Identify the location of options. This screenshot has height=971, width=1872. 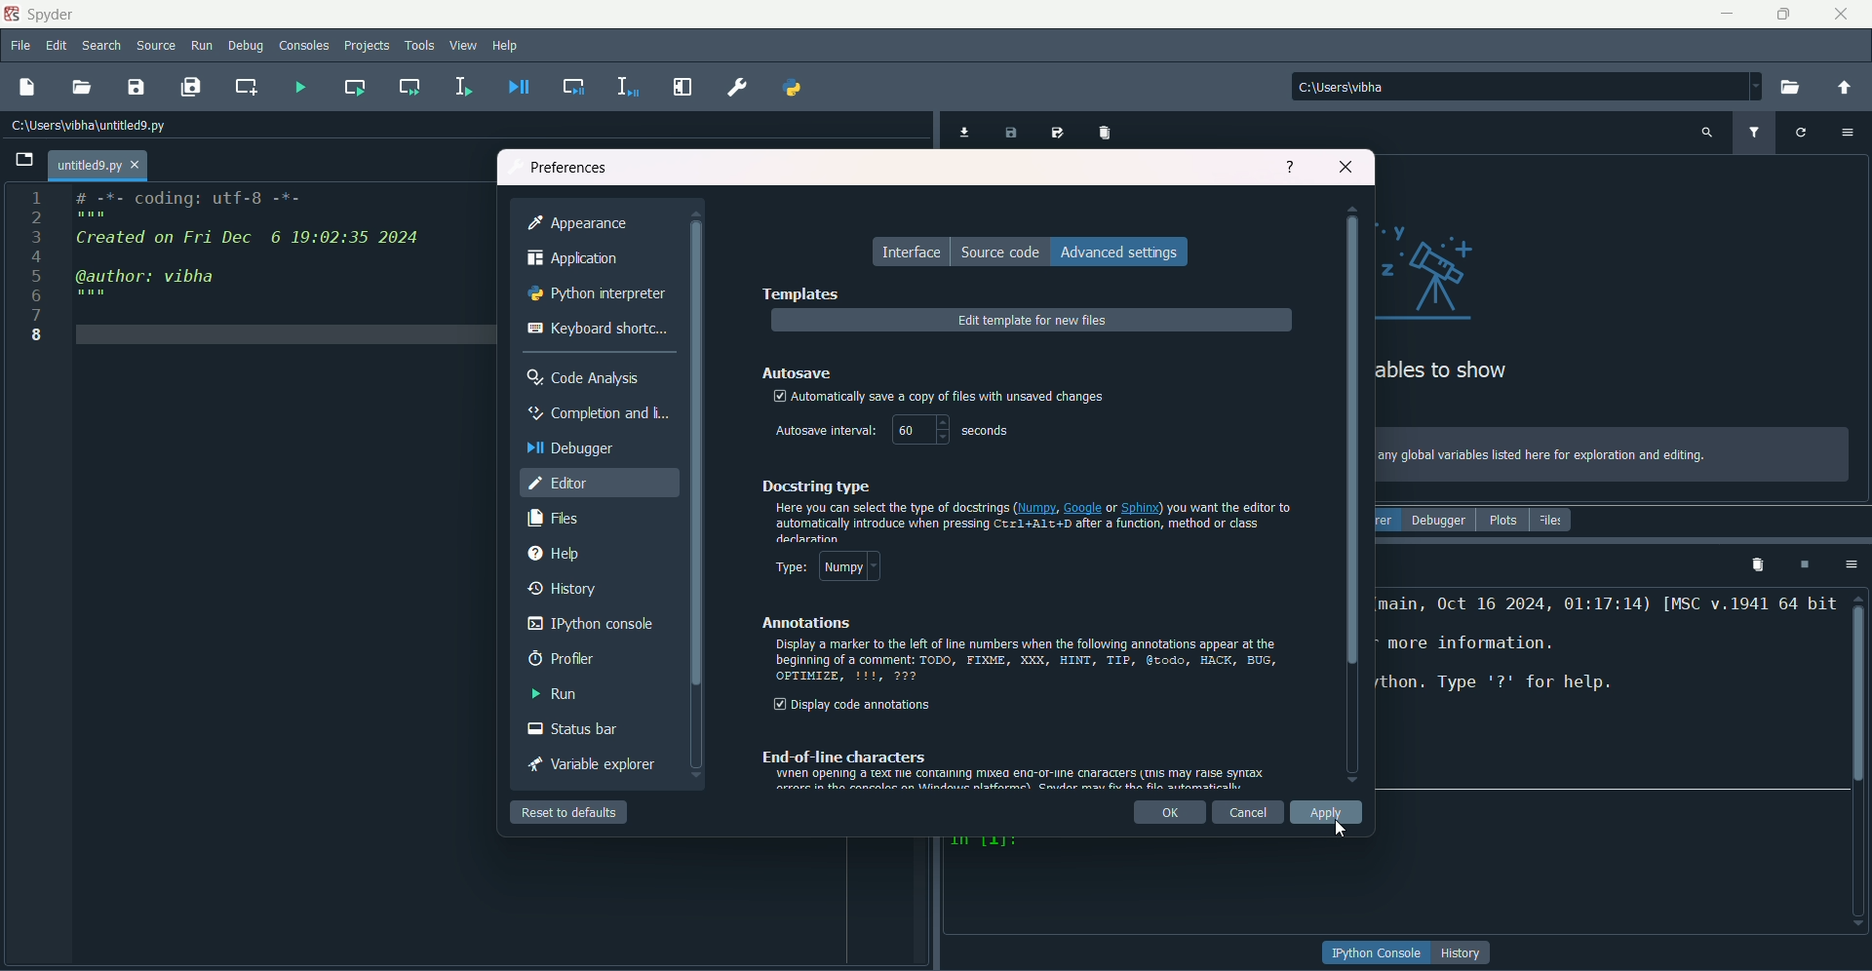
(1851, 131).